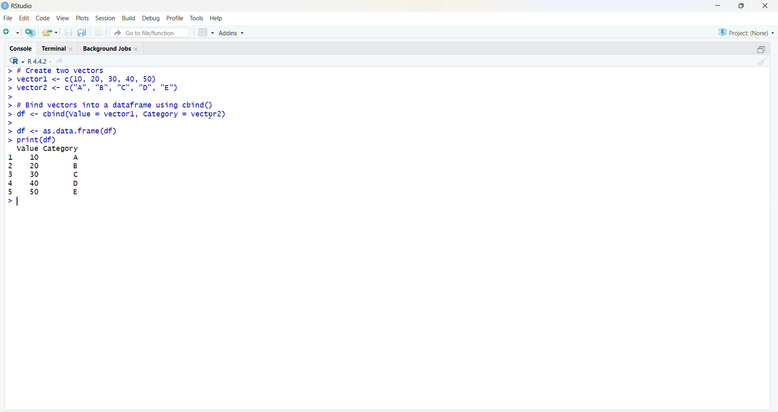 The image size is (778, 412). Describe the element at coordinates (27, 61) in the screenshot. I see ` R 4.4.2` at that location.